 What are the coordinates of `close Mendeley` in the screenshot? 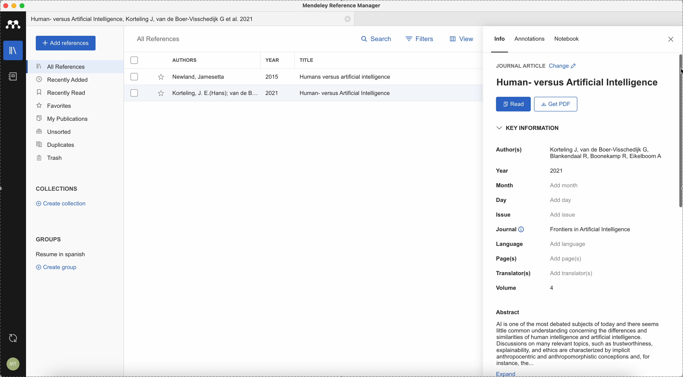 It's located at (5, 5).